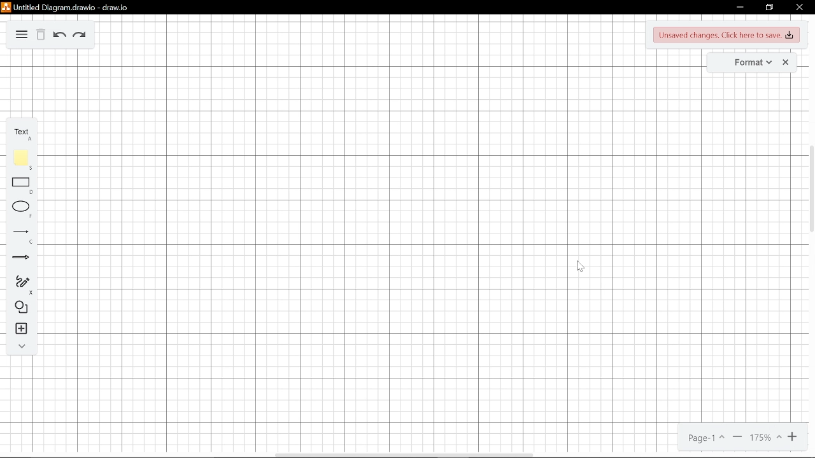 The image size is (815, 458). I want to click on collapse, so click(17, 347).